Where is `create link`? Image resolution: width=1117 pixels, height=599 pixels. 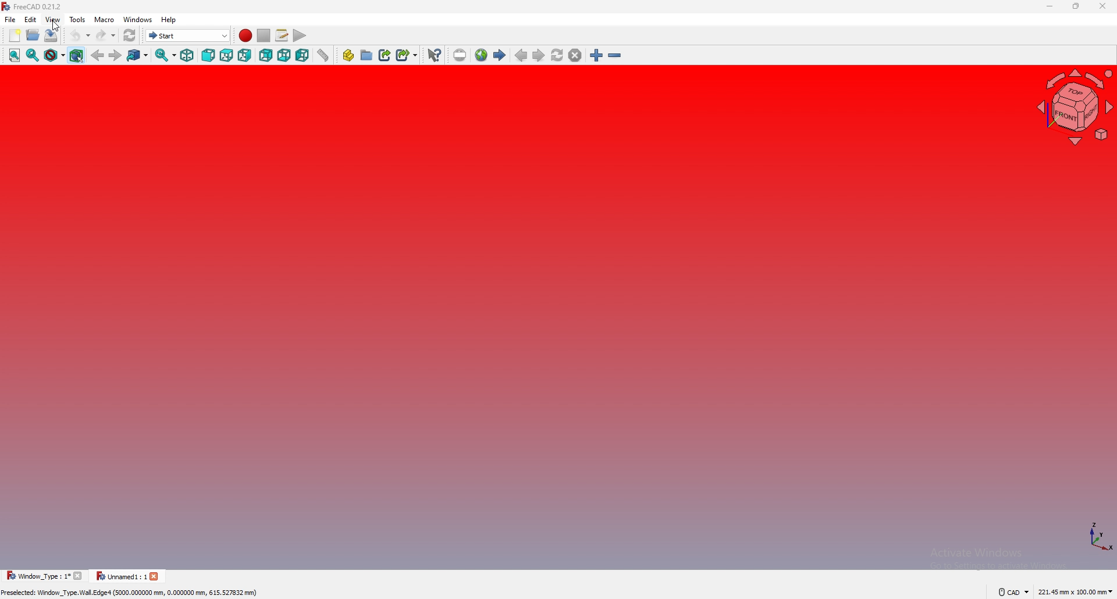
create link is located at coordinates (385, 55).